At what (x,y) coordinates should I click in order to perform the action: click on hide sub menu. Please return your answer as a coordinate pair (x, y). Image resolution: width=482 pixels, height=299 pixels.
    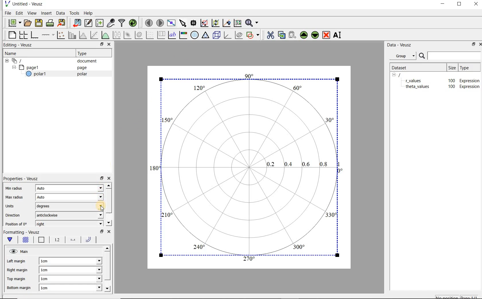
    Looking at the image, I should click on (12, 68).